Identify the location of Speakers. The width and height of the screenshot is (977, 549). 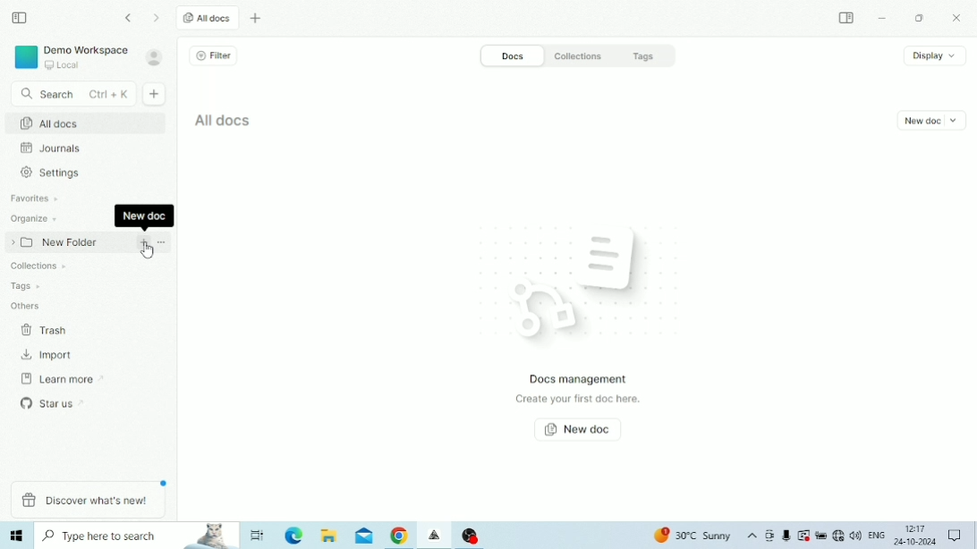
(855, 534).